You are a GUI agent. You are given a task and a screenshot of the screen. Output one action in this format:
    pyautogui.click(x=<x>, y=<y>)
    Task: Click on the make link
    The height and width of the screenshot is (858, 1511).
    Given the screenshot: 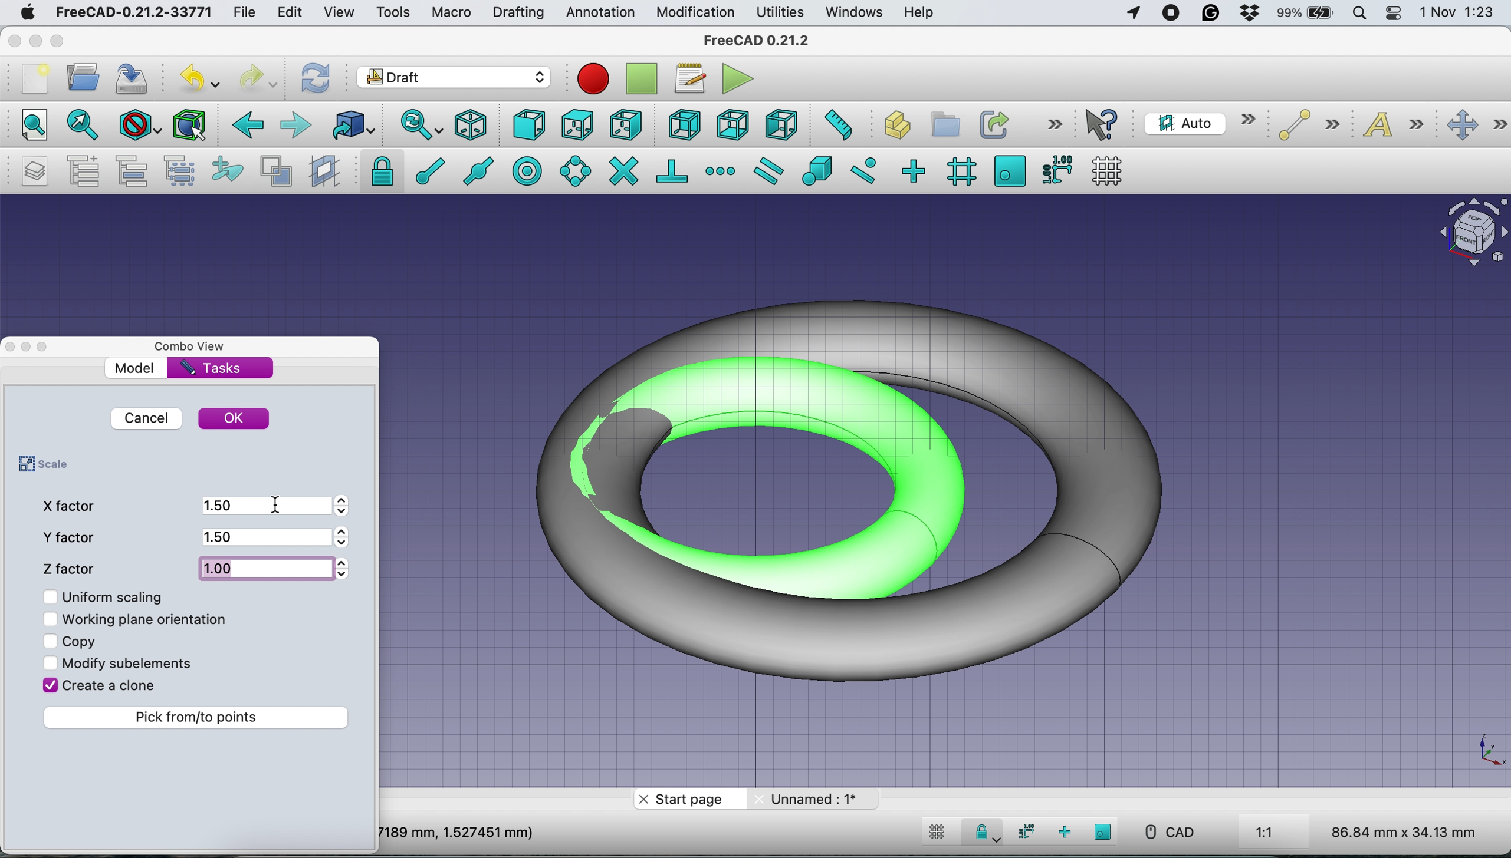 What is the action you would take?
    pyautogui.click(x=993, y=124)
    